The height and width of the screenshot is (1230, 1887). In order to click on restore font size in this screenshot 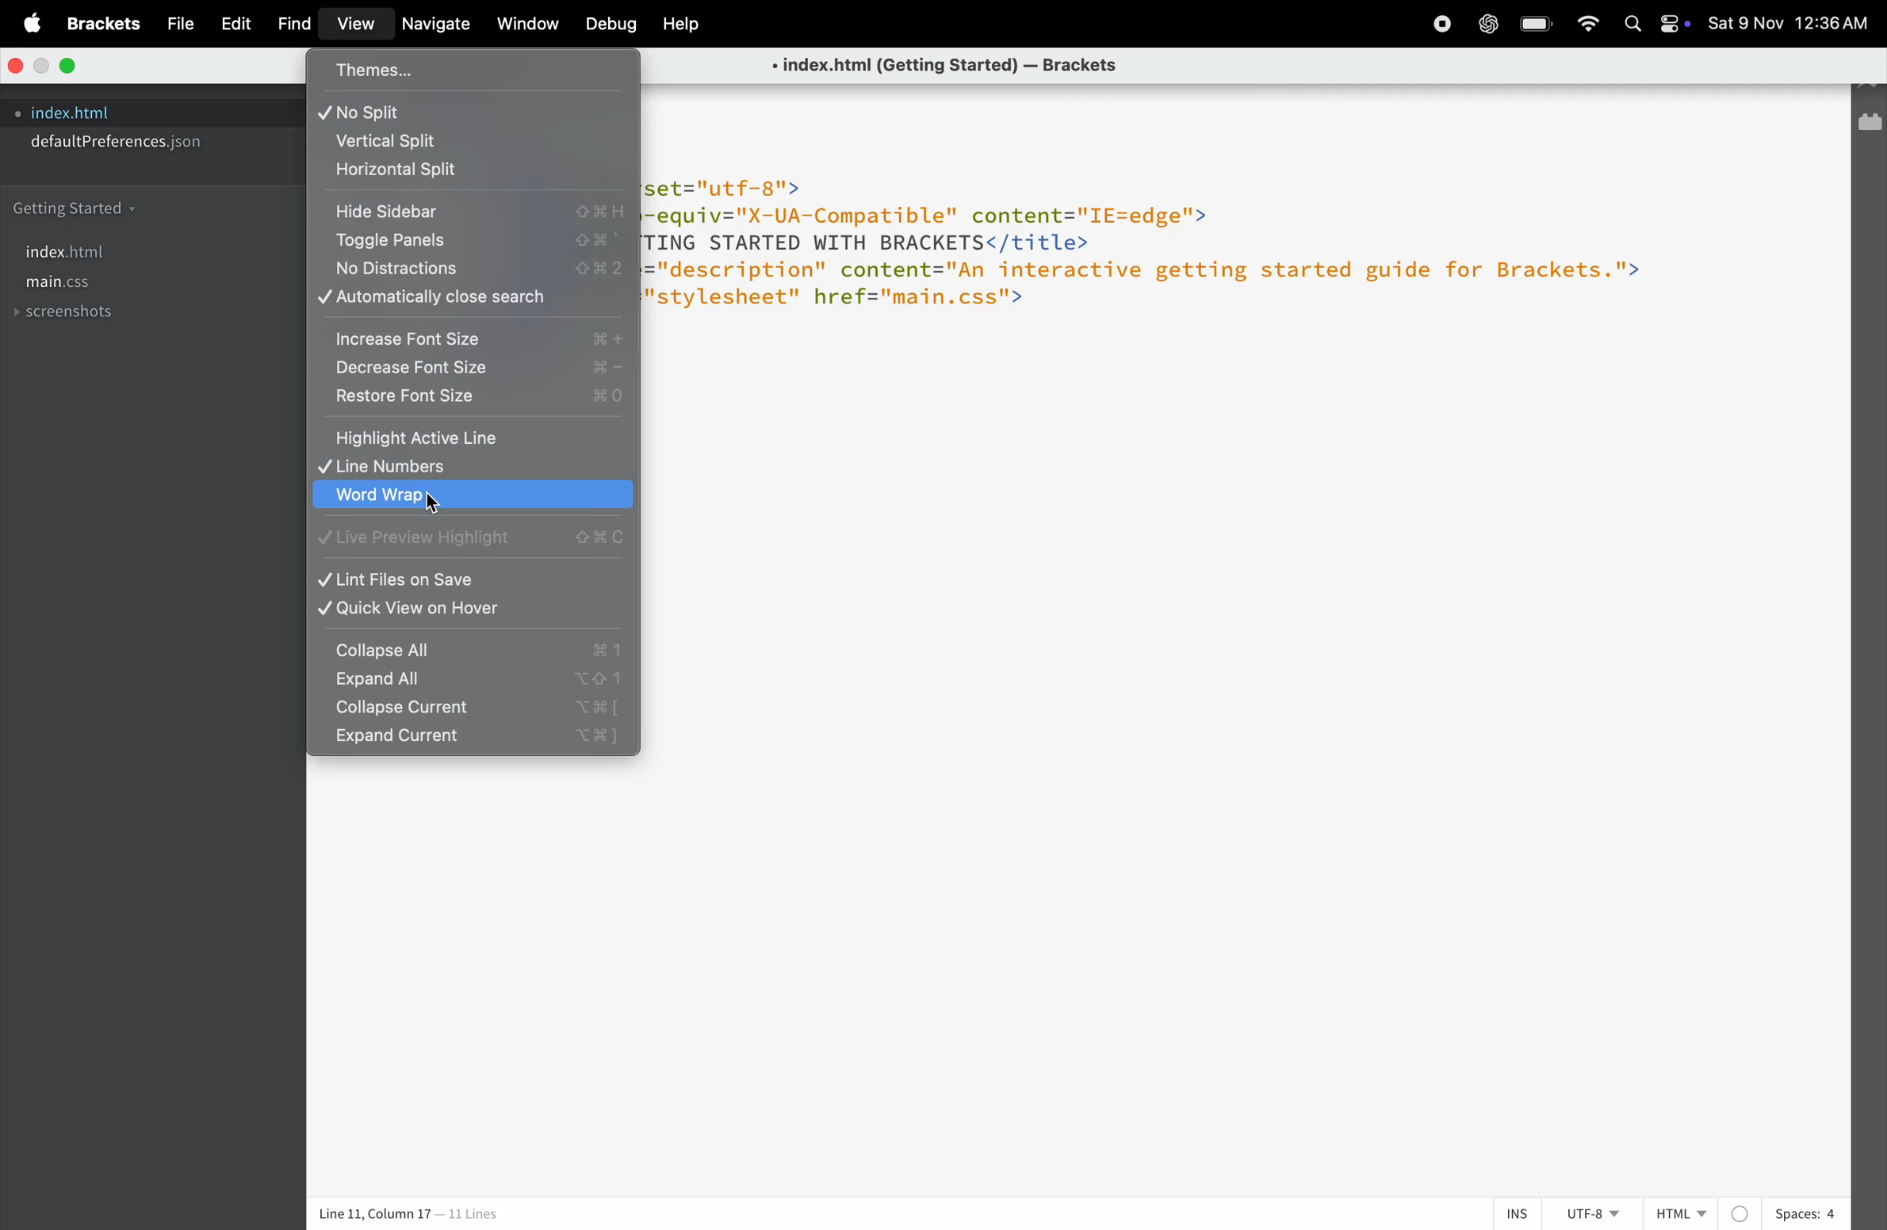, I will do `click(473, 401)`.